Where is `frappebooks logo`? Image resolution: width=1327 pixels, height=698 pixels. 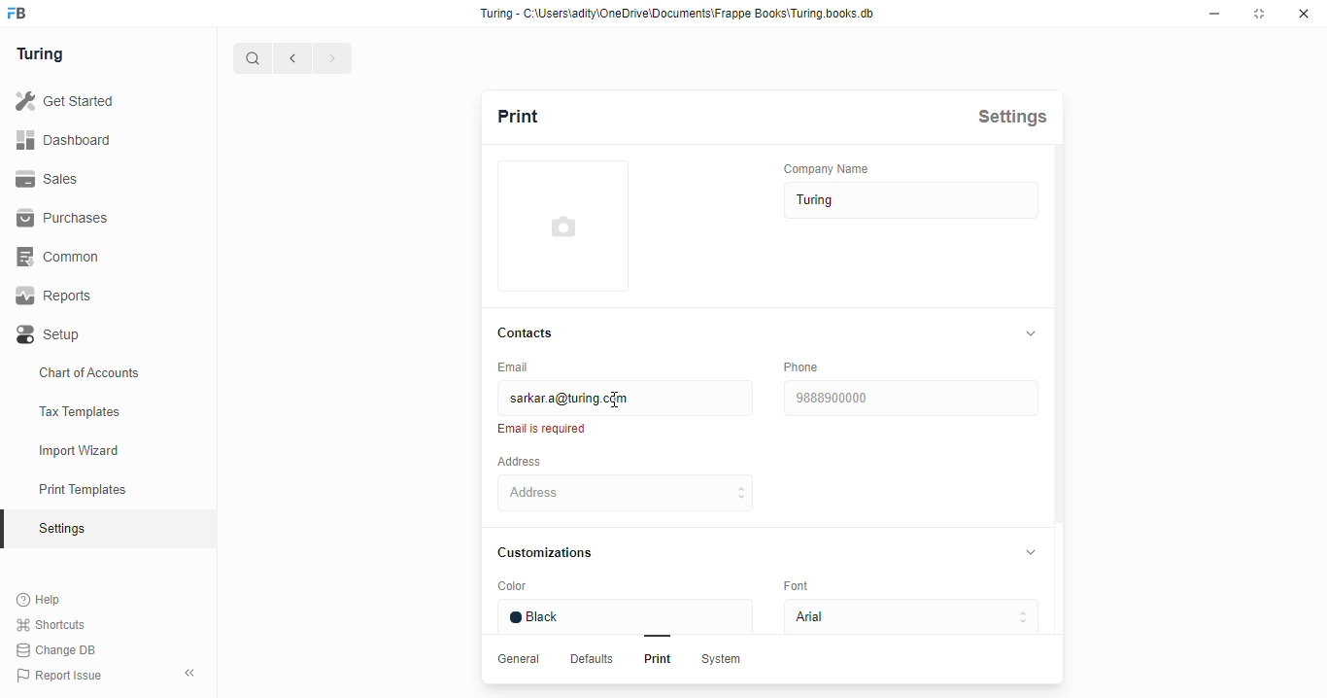 frappebooks logo is located at coordinates (25, 14).